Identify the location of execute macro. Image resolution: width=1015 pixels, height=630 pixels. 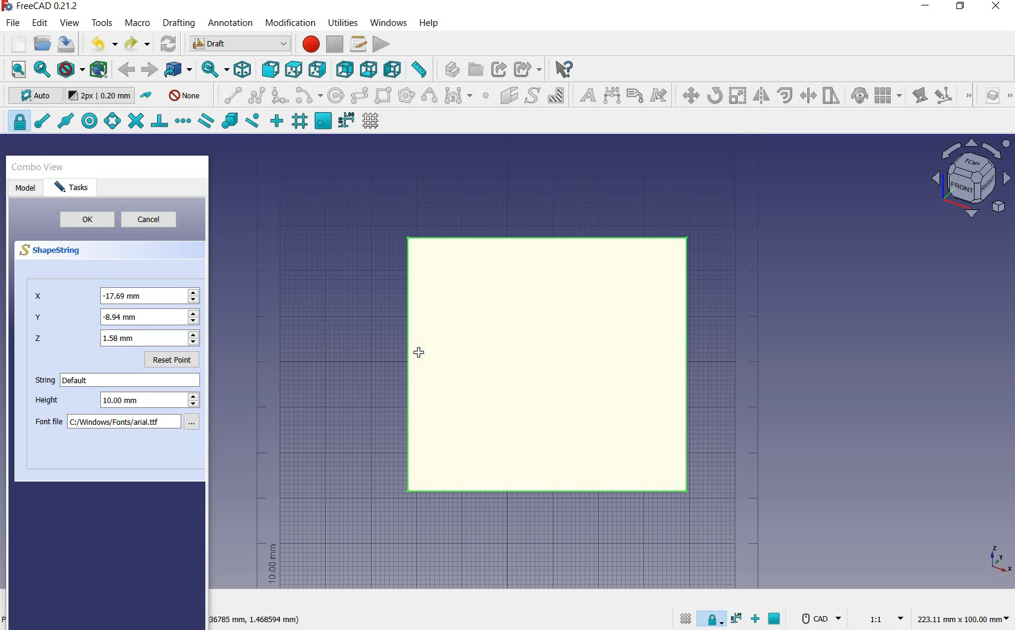
(382, 44).